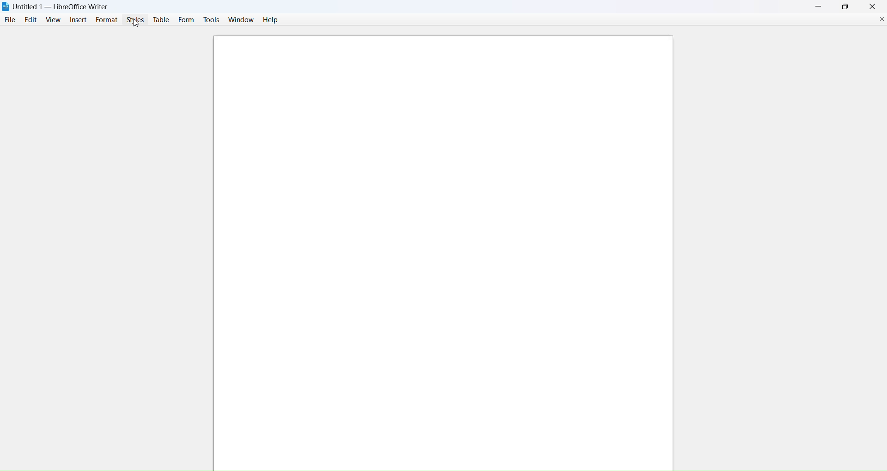  I want to click on maximize, so click(847, 6).